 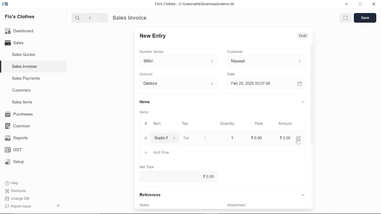 What do you see at coordinates (185, 124) in the screenshot?
I see `Tax` at bounding box center [185, 124].